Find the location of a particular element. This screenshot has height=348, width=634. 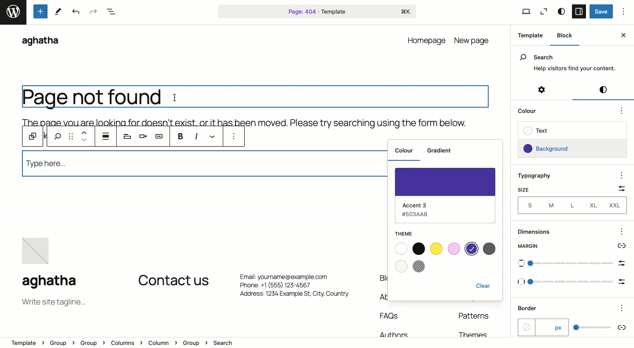

Options is located at coordinates (626, 12).